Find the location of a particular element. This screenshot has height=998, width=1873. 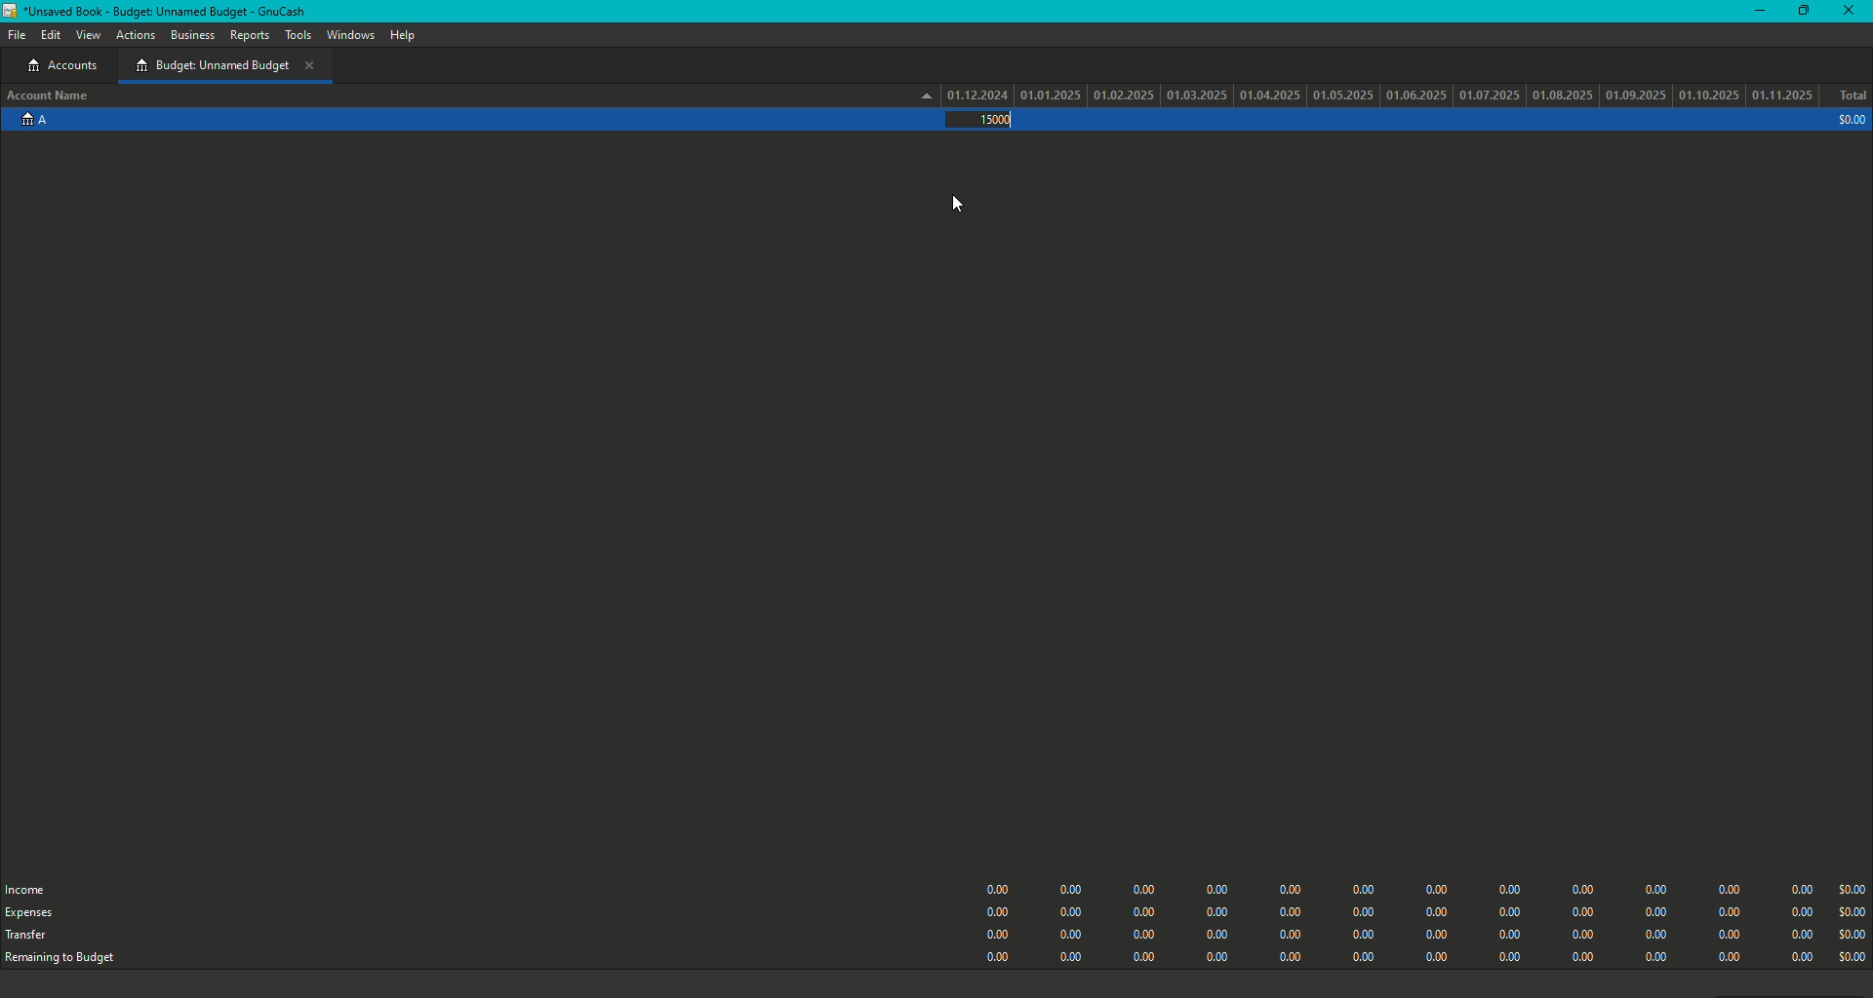

Remaining to Budget is located at coordinates (71, 960).